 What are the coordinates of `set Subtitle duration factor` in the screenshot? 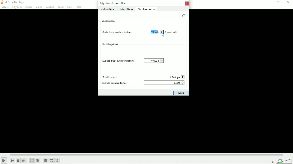 It's located at (162, 83).